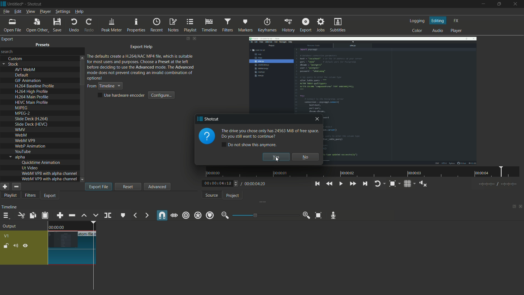 This screenshot has width=524, height=295. Describe the element at coordinates (128, 186) in the screenshot. I see `reset` at that location.